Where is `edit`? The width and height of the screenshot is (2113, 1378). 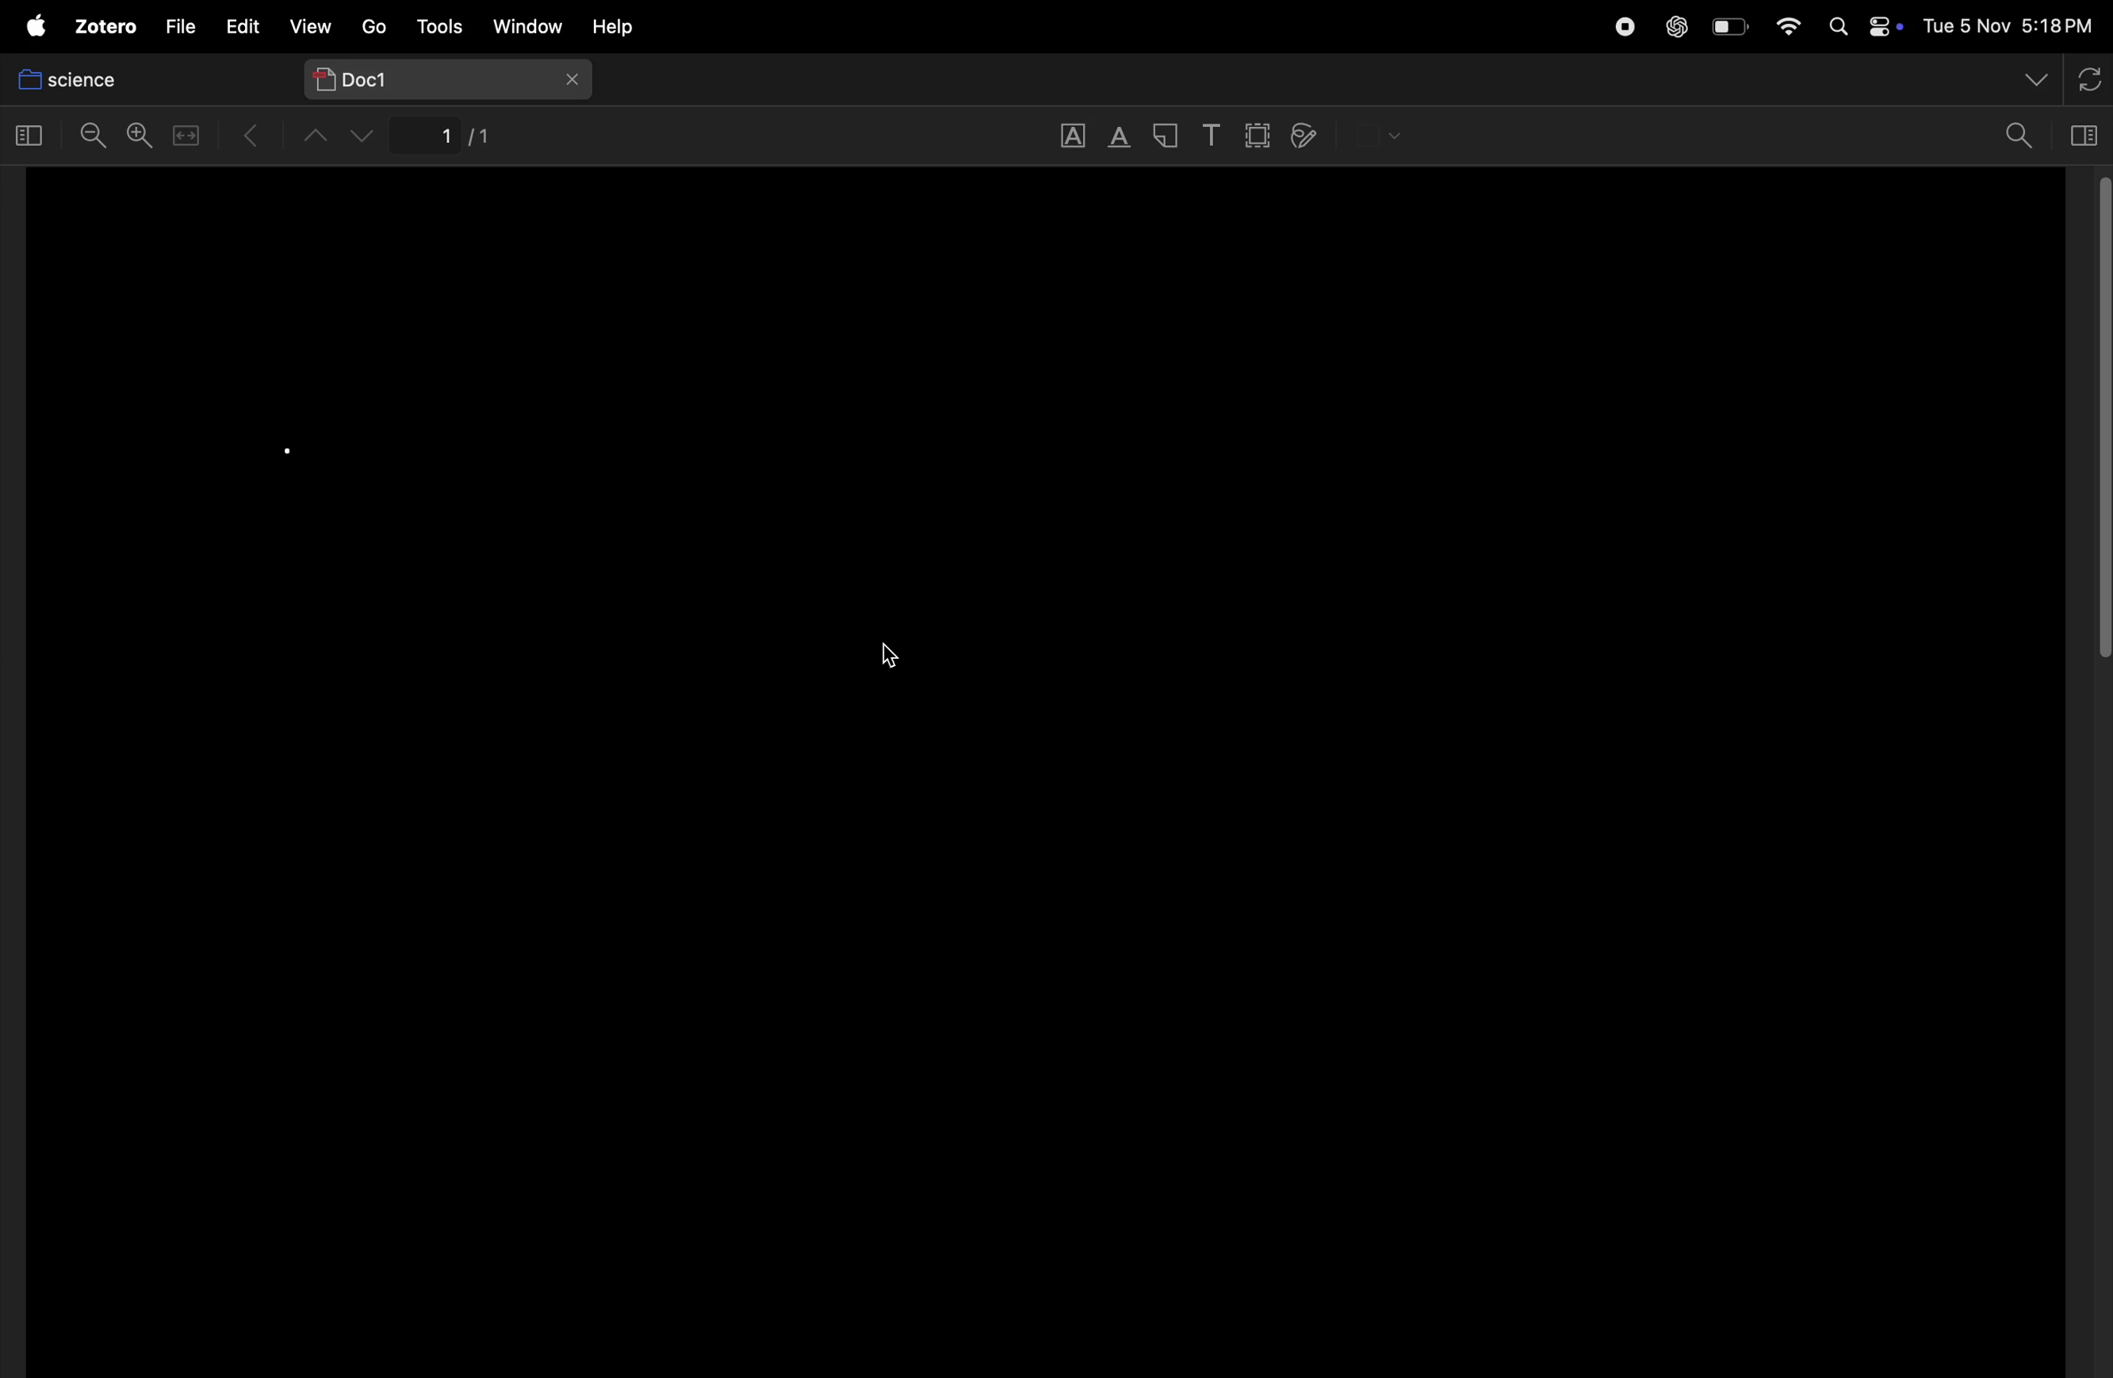 edit is located at coordinates (243, 26).